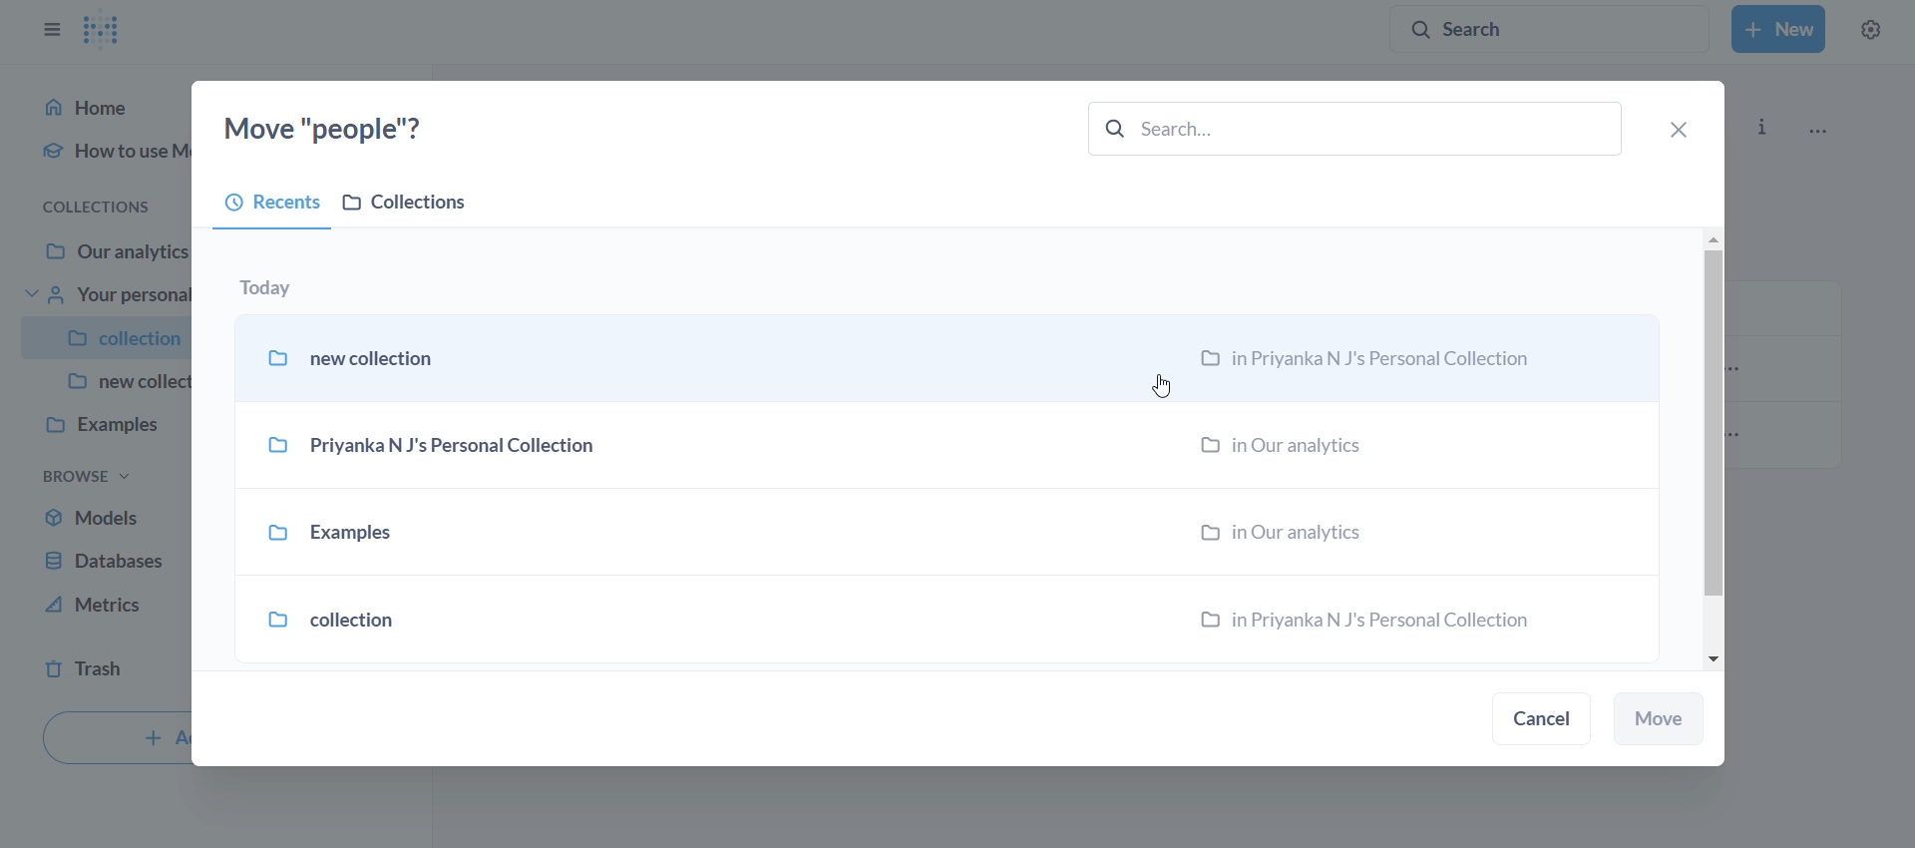 The width and height of the screenshot is (1915, 848). I want to click on search, so click(1550, 32).